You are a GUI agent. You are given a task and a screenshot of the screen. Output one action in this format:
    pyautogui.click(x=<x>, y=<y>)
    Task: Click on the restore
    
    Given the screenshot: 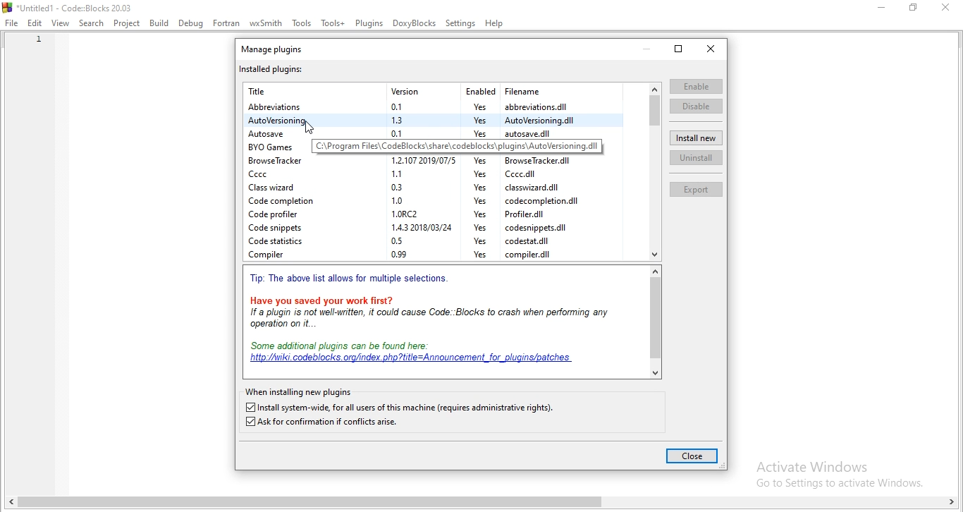 What is the action you would take?
    pyautogui.click(x=914, y=8)
    